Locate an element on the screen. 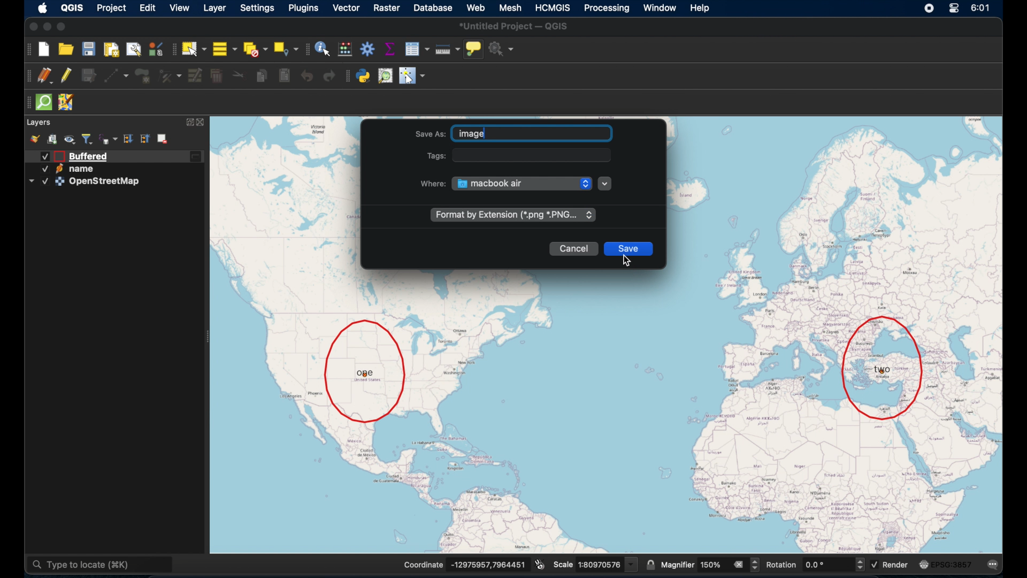 The width and height of the screenshot is (1027, 578). current edits is located at coordinates (46, 76).